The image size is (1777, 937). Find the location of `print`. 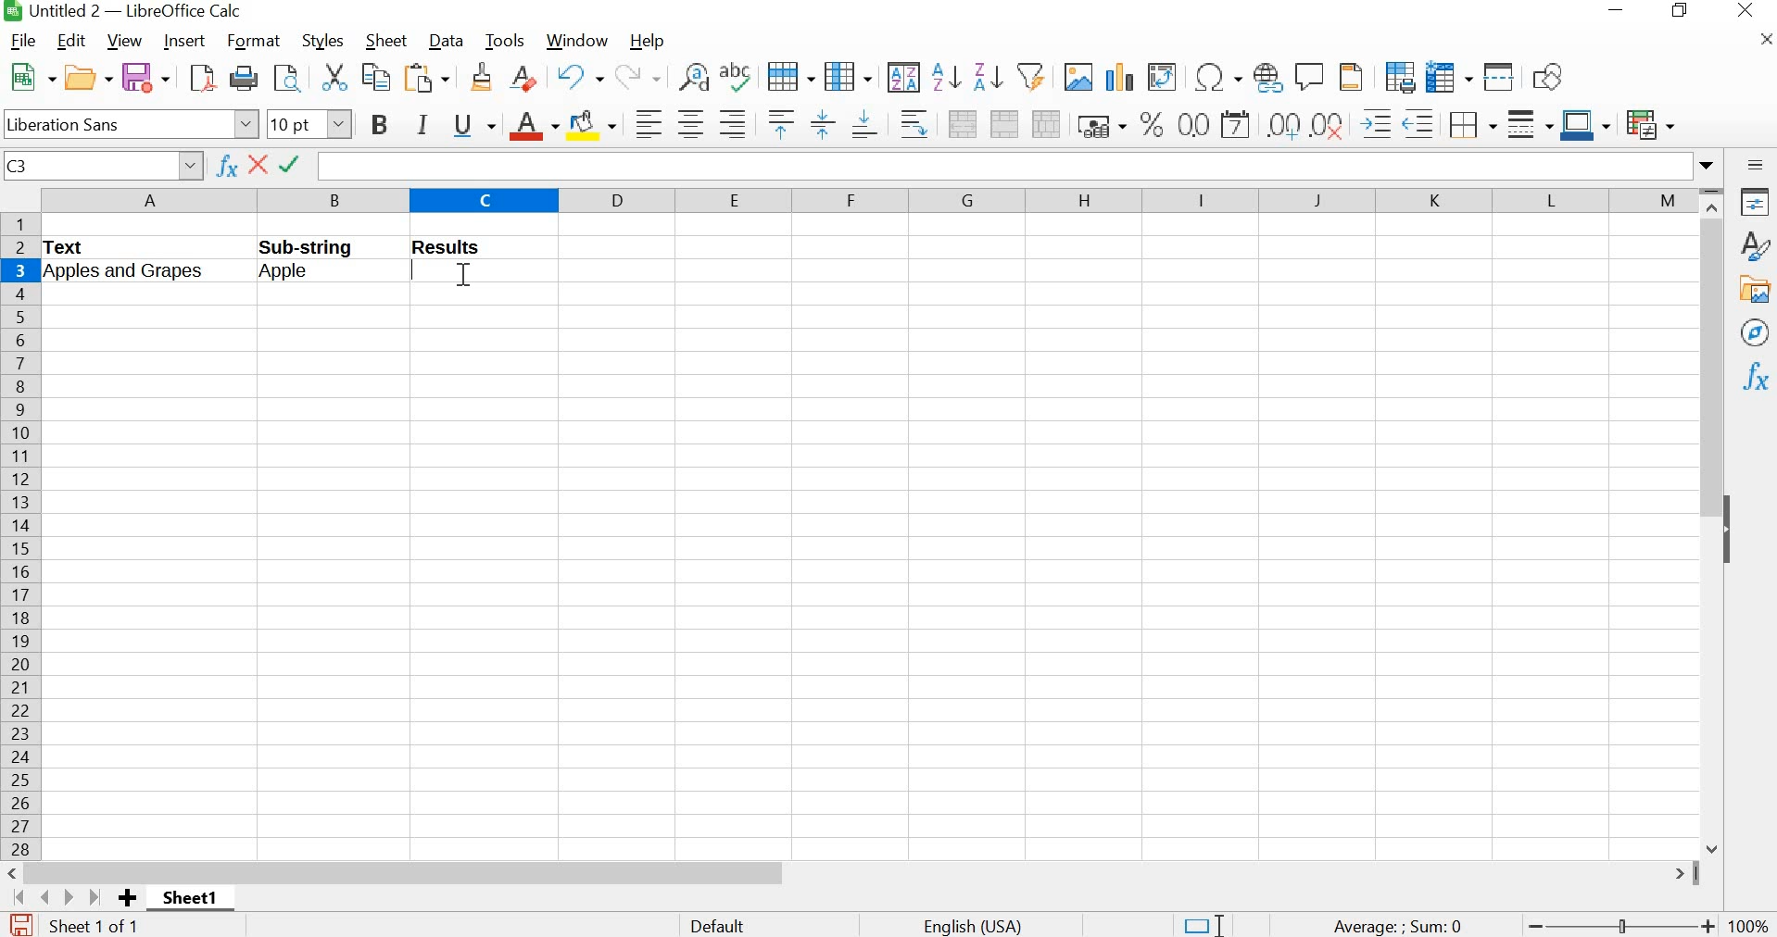

print is located at coordinates (244, 76).